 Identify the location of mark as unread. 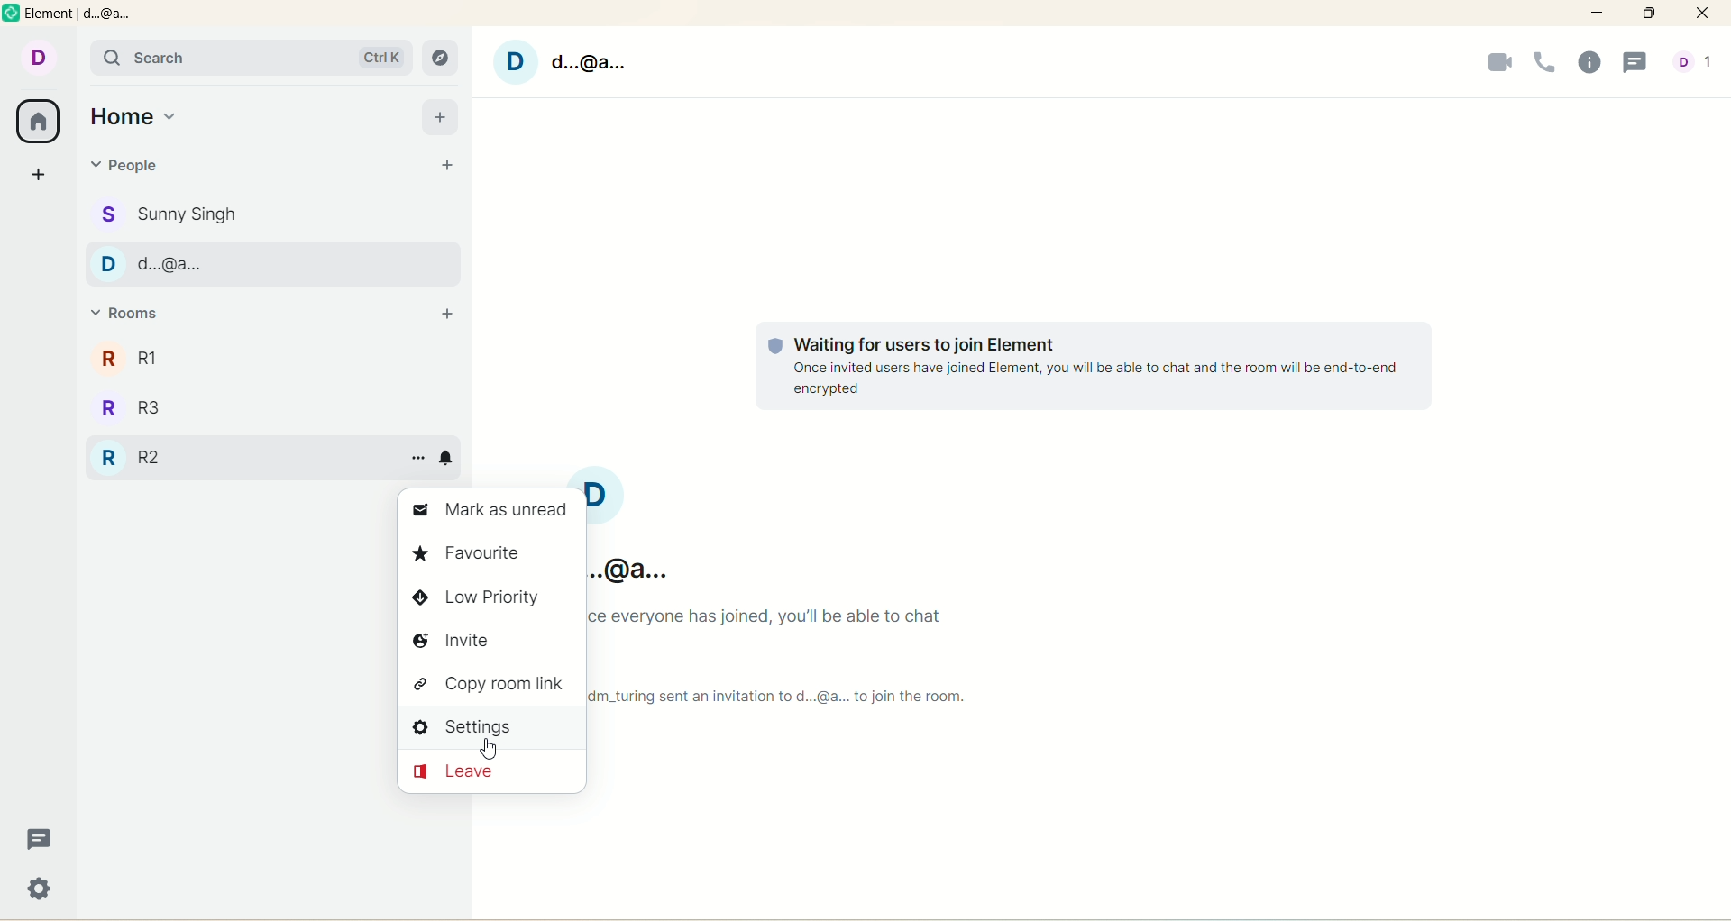
(495, 510).